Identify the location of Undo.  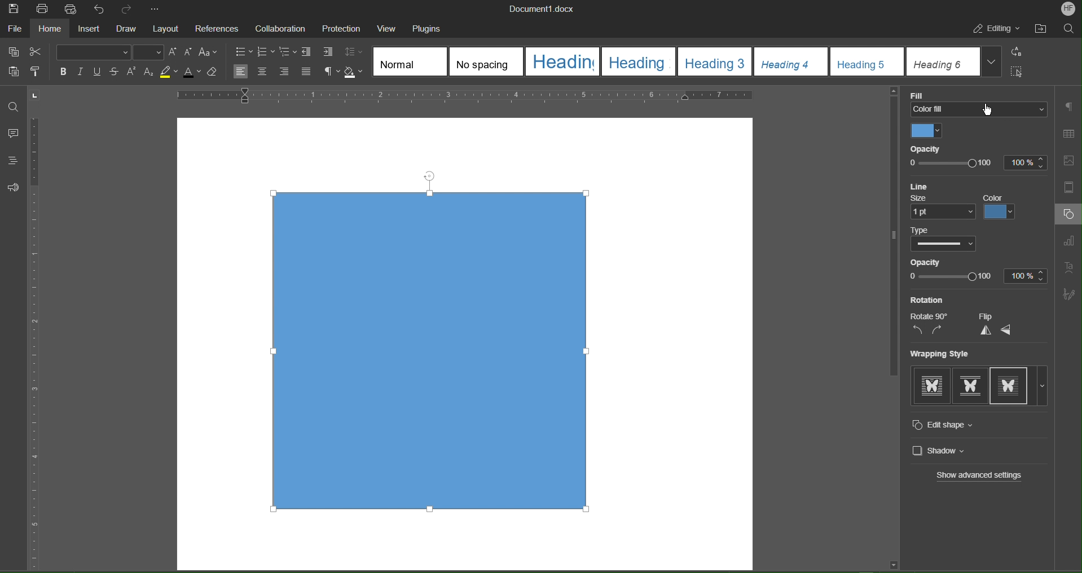
(100, 9).